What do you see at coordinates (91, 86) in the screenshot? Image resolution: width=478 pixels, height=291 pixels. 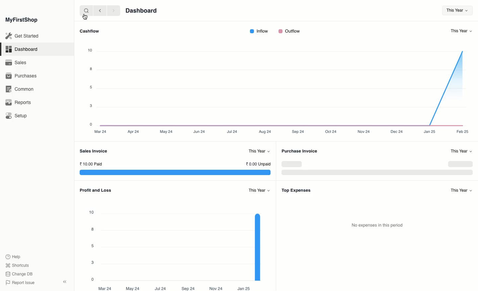 I see `5` at bounding box center [91, 86].